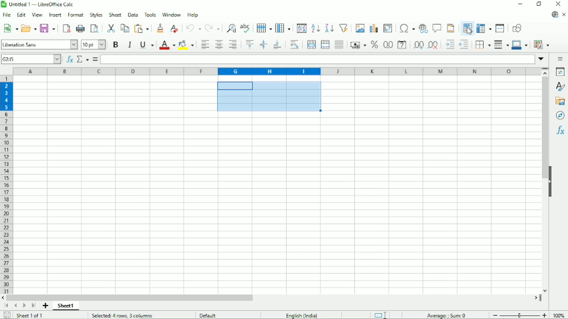 The width and height of the screenshot is (568, 319). I want to click on Save, so click(6, 315).